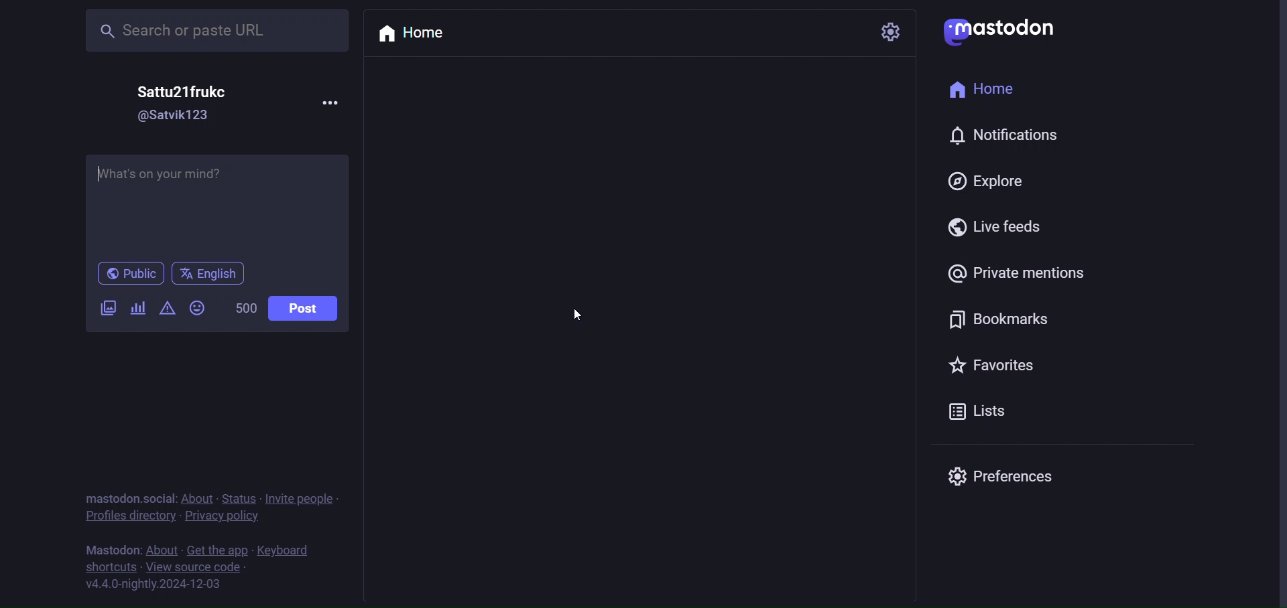  Describe the element at coordinates (217, 202) in the screenshot. I see `write here` at that location.